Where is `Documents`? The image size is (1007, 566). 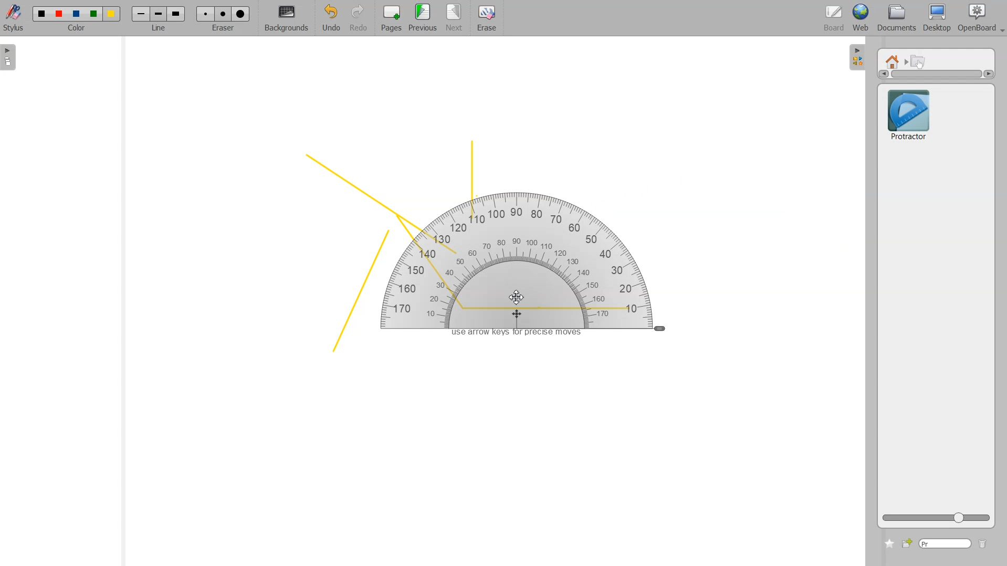 Documents is located at coordinates (895, 19).